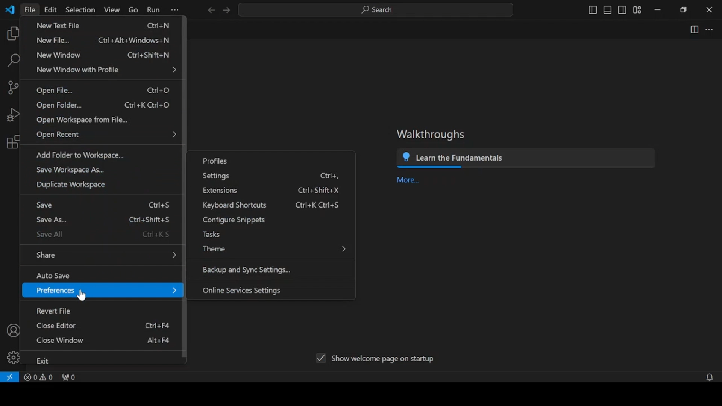 The height and width of the screenshot is (406, 722). What do you see at coordinates (376, 10) in the screenshot?
I see `search bar` at bounding box center [376, 10].